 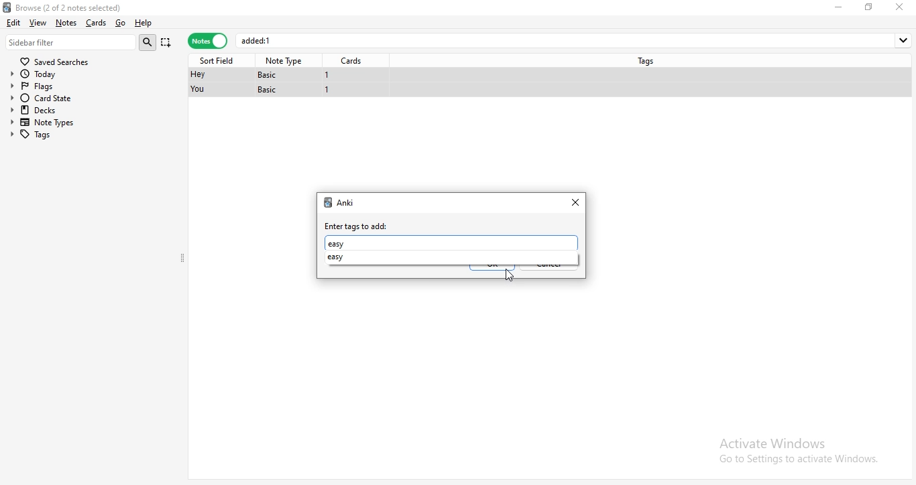 I want to click on saves searches, so click(x=57, y=60).